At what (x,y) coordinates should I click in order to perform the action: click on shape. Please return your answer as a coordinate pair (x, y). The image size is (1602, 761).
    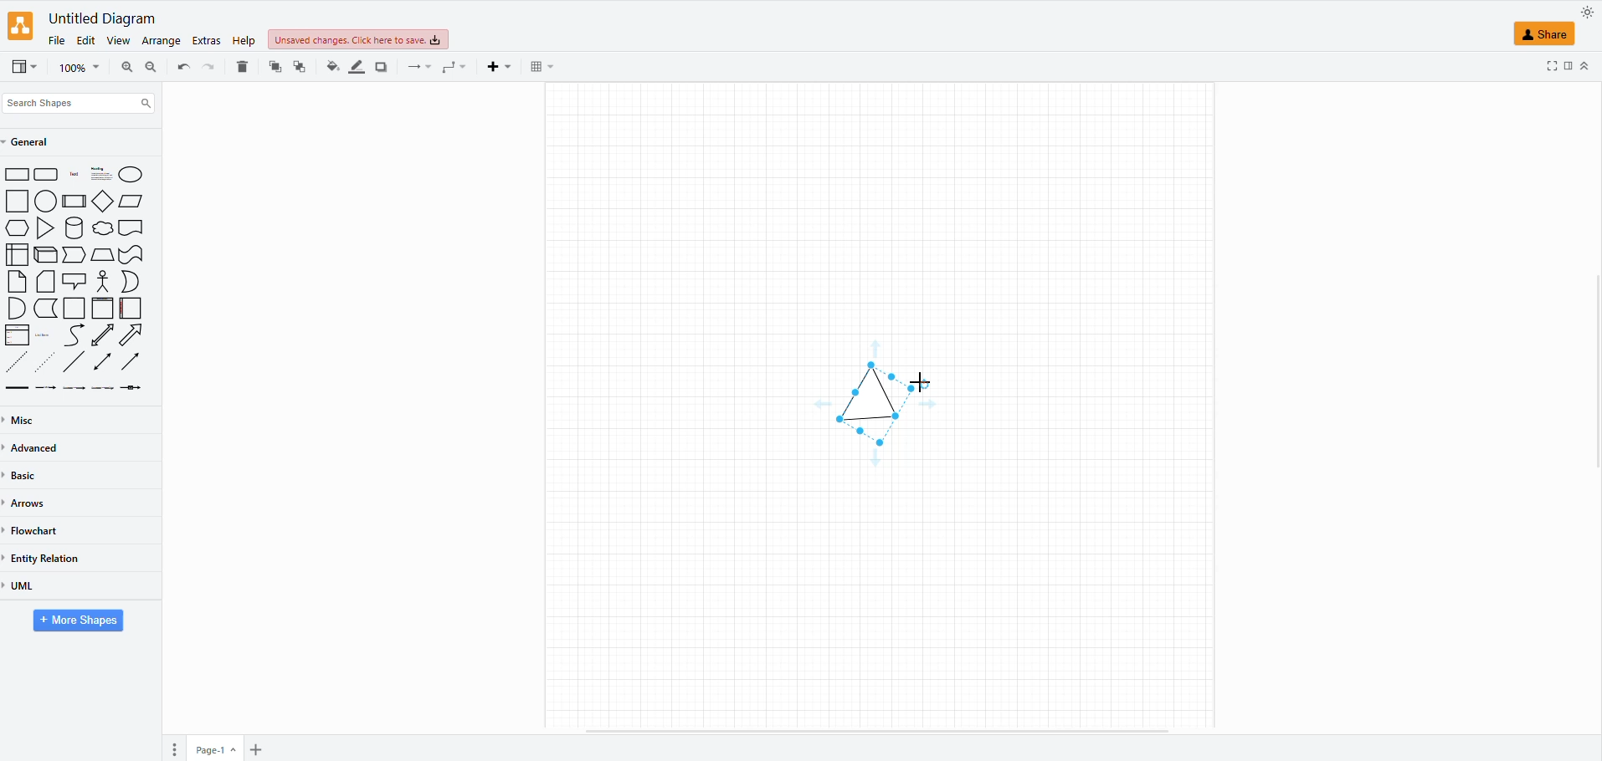
    Looking at the image, I should click on (1553, 34).